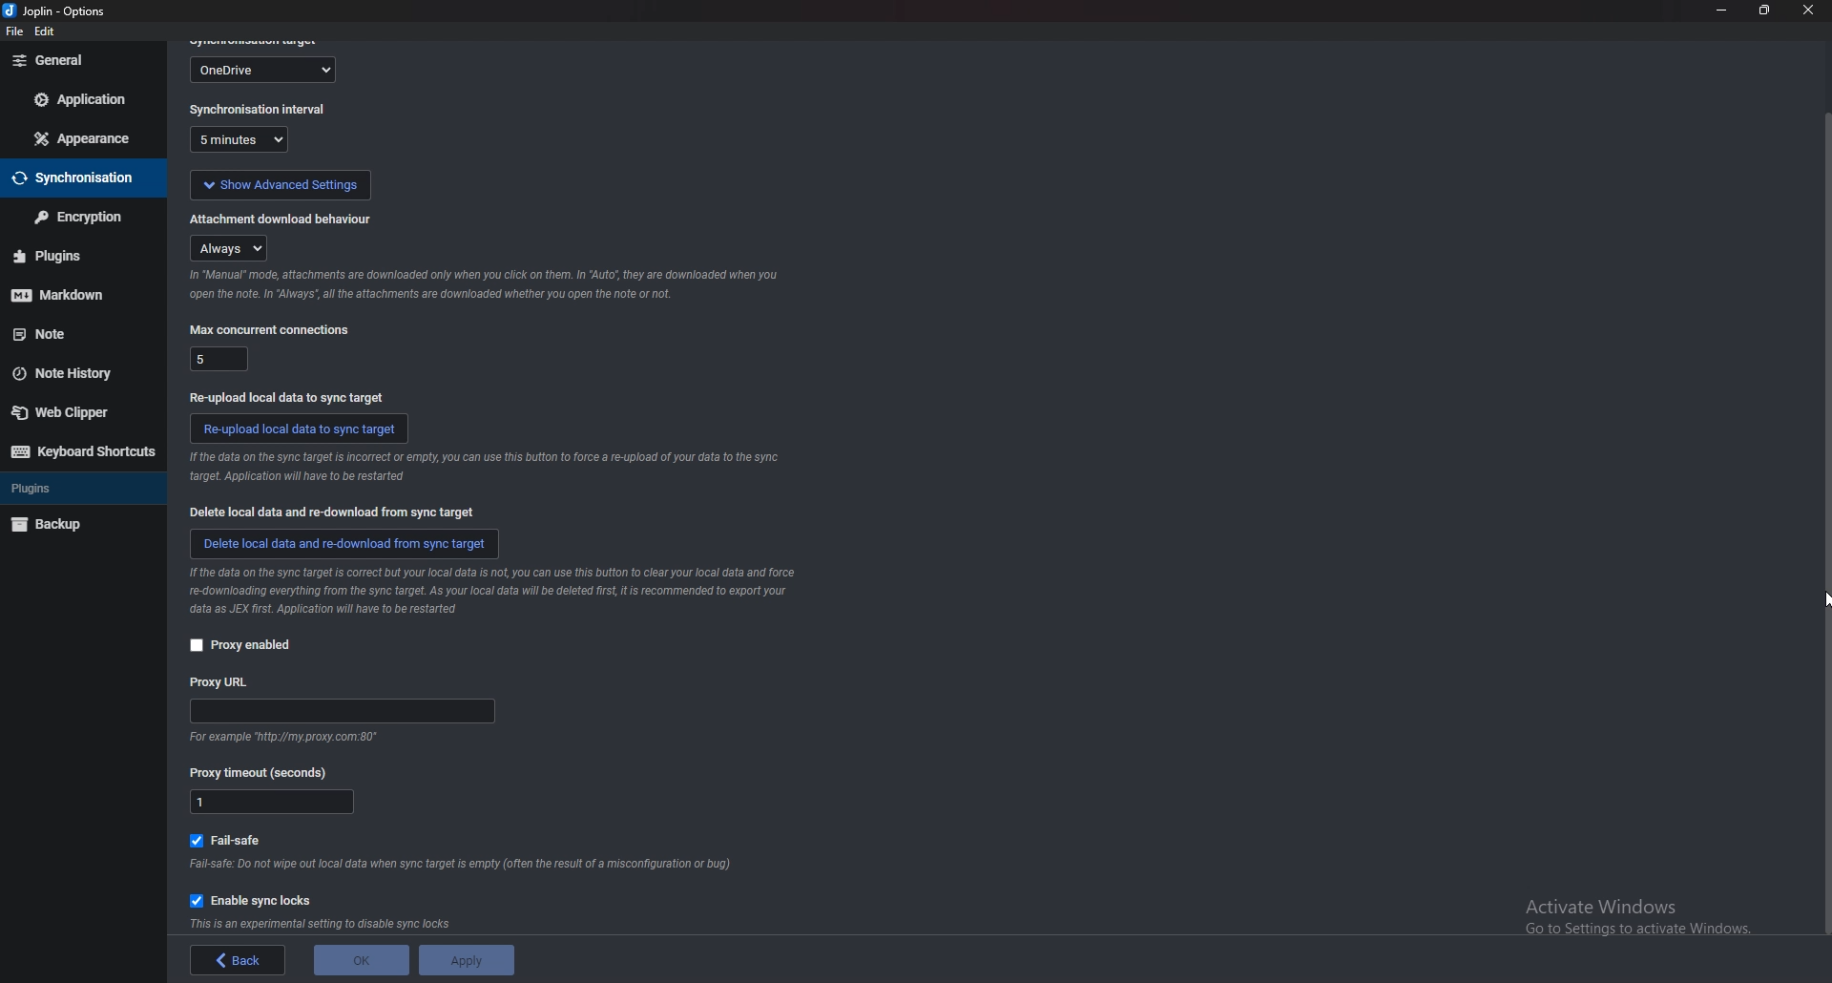 The height and width of the screenshot is (983, 1832). What do you see at coordinates (279, 182) in the screenshot?
I see `show advanced settings` at bounding box center [279, 182].